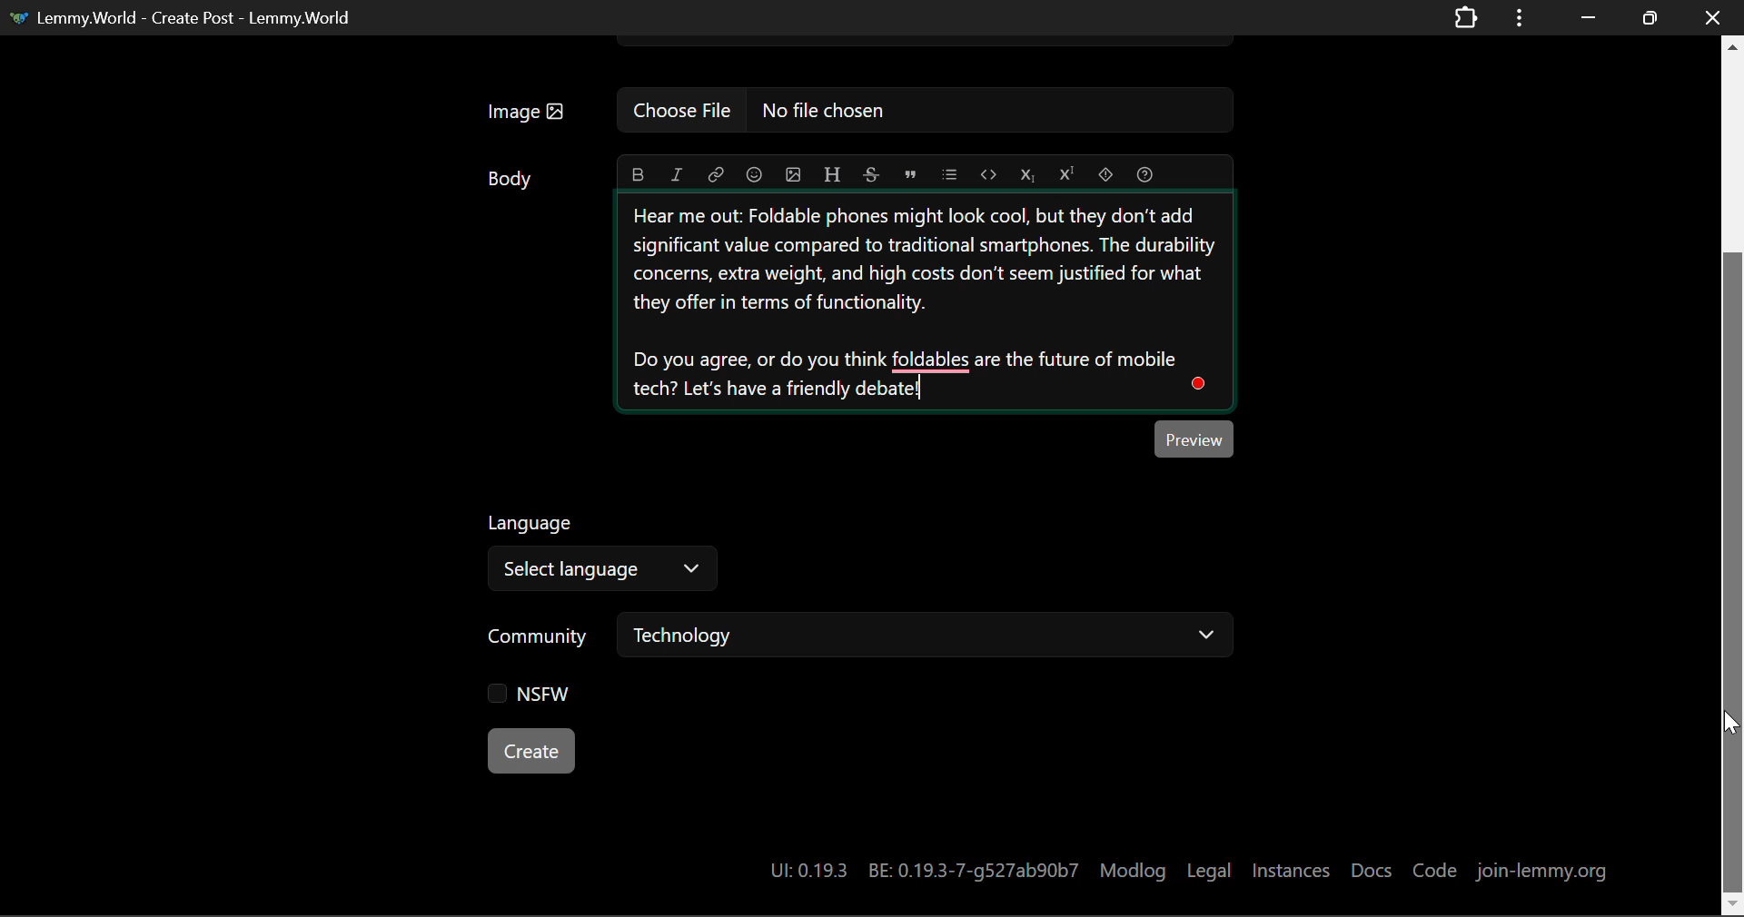 The image size is (1744, 917). Describe the element at coordinates (1144, 173) in the screenshot. I see `formatting help` at that location.